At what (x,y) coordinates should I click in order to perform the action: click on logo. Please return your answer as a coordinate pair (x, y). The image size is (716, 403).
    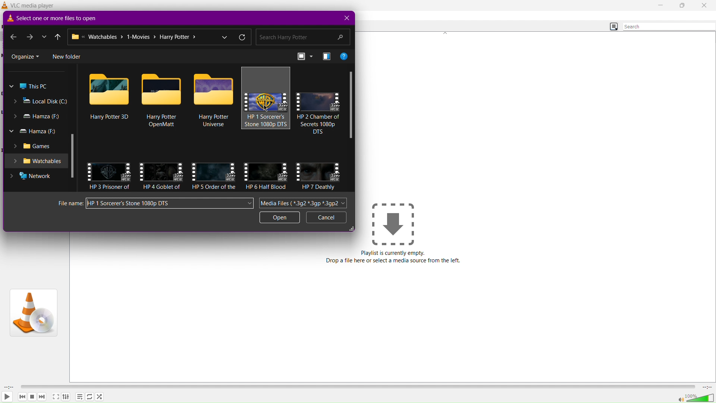
    Looking at the image, I should click on (9, 18).